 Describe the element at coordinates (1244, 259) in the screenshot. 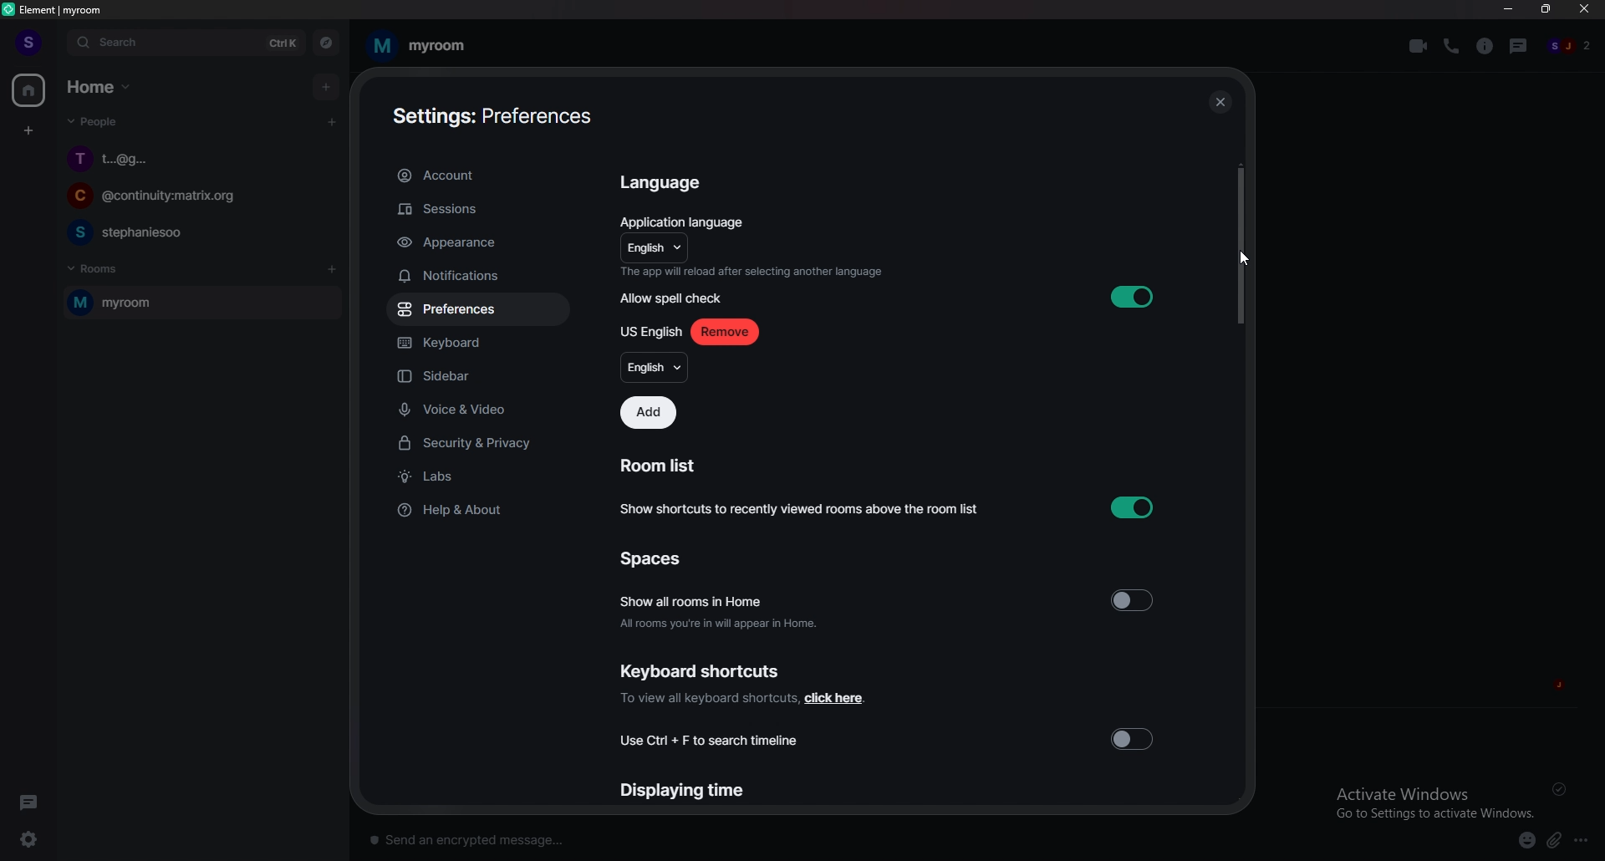

I see `` at that location.